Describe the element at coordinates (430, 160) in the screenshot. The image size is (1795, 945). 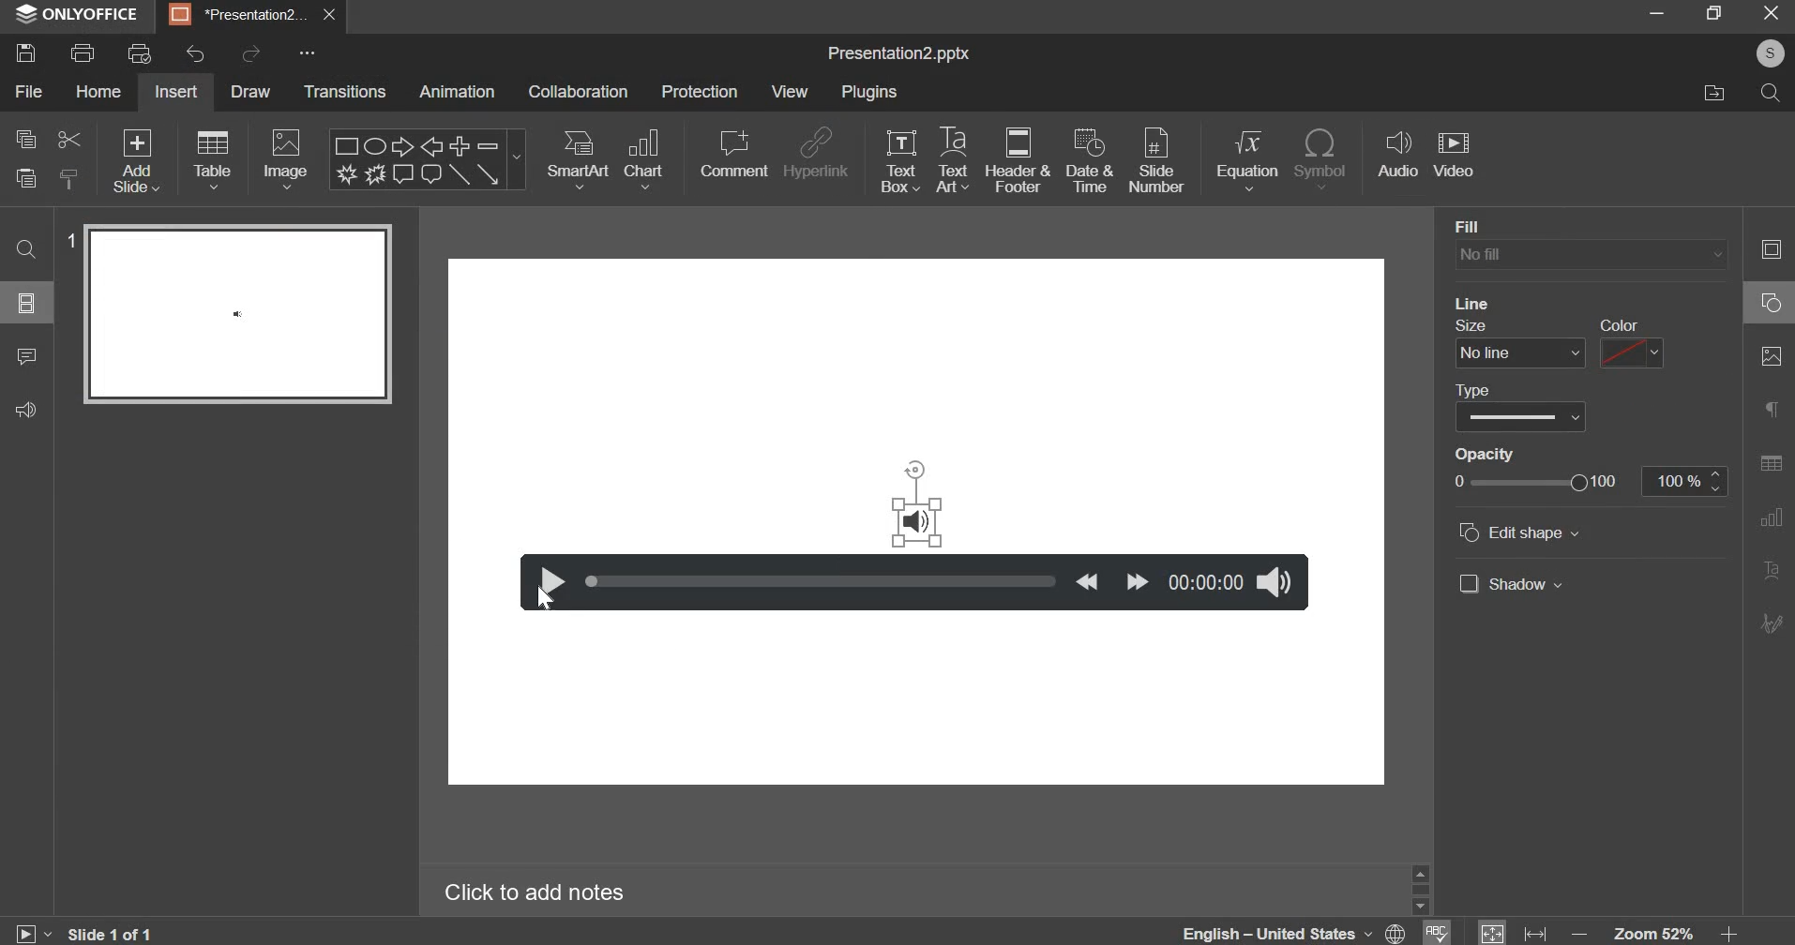
I see `shapes` at that location.